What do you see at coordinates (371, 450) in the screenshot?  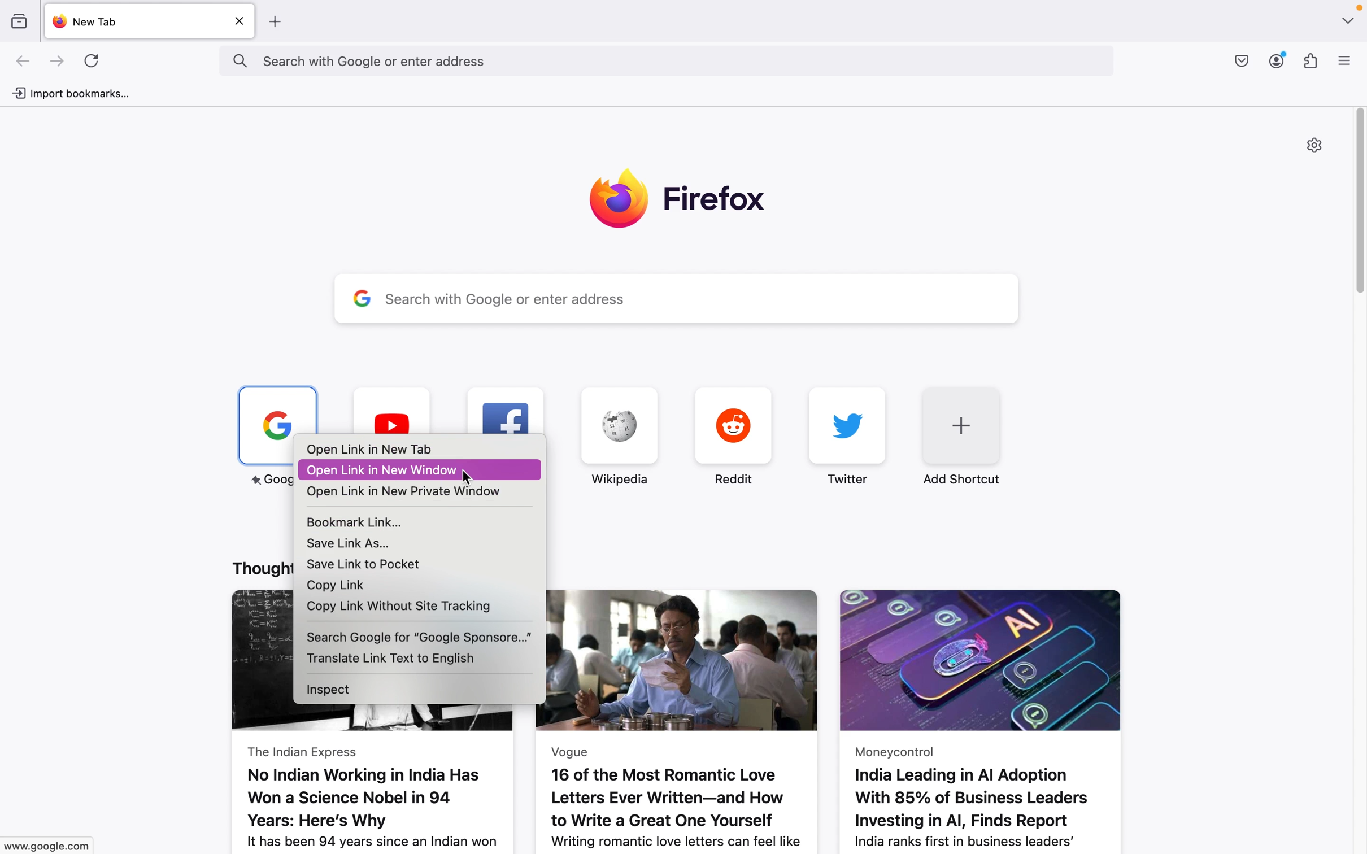 I see `open link in new tab` at bounding box center [371, 450].